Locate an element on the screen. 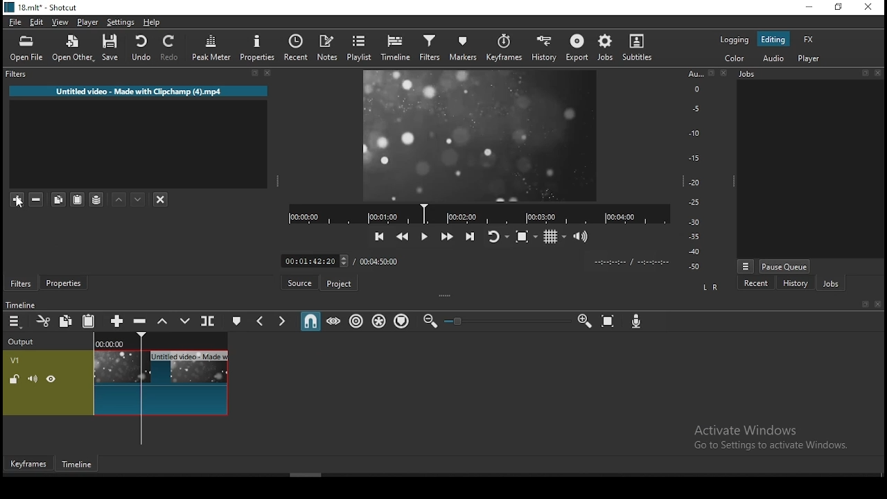 The width and height of the screenshot is (887, 499). subtitles is located at coordinates (638, 48).